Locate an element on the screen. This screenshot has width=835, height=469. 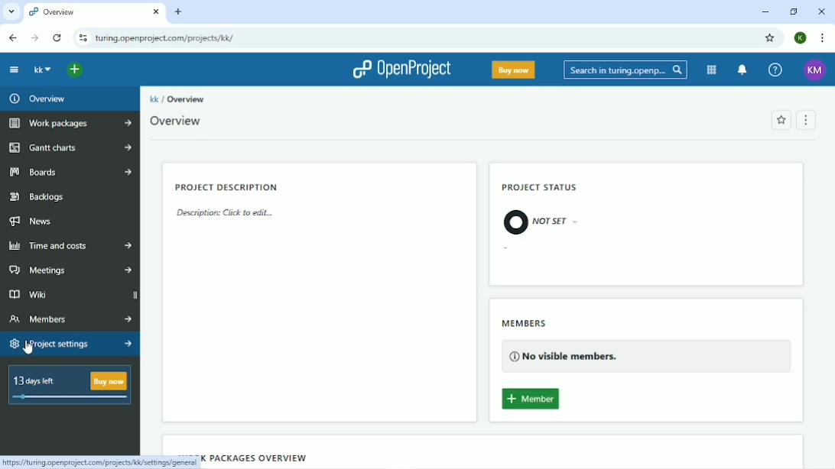
close is located at coordinates (155, 11).